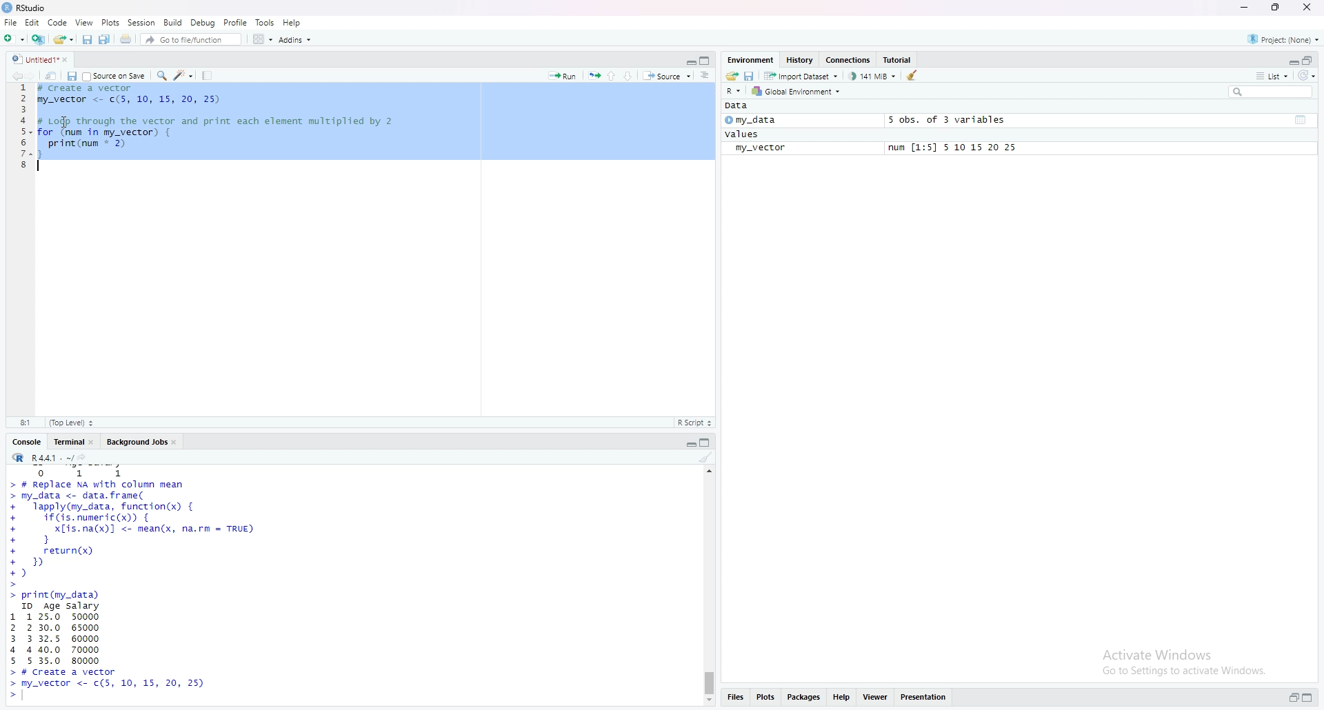 The width and height of the screenshot is (1324, 710). Describe the element at coordinates (742, 106) in the screenshot. I see `Data` at that location.